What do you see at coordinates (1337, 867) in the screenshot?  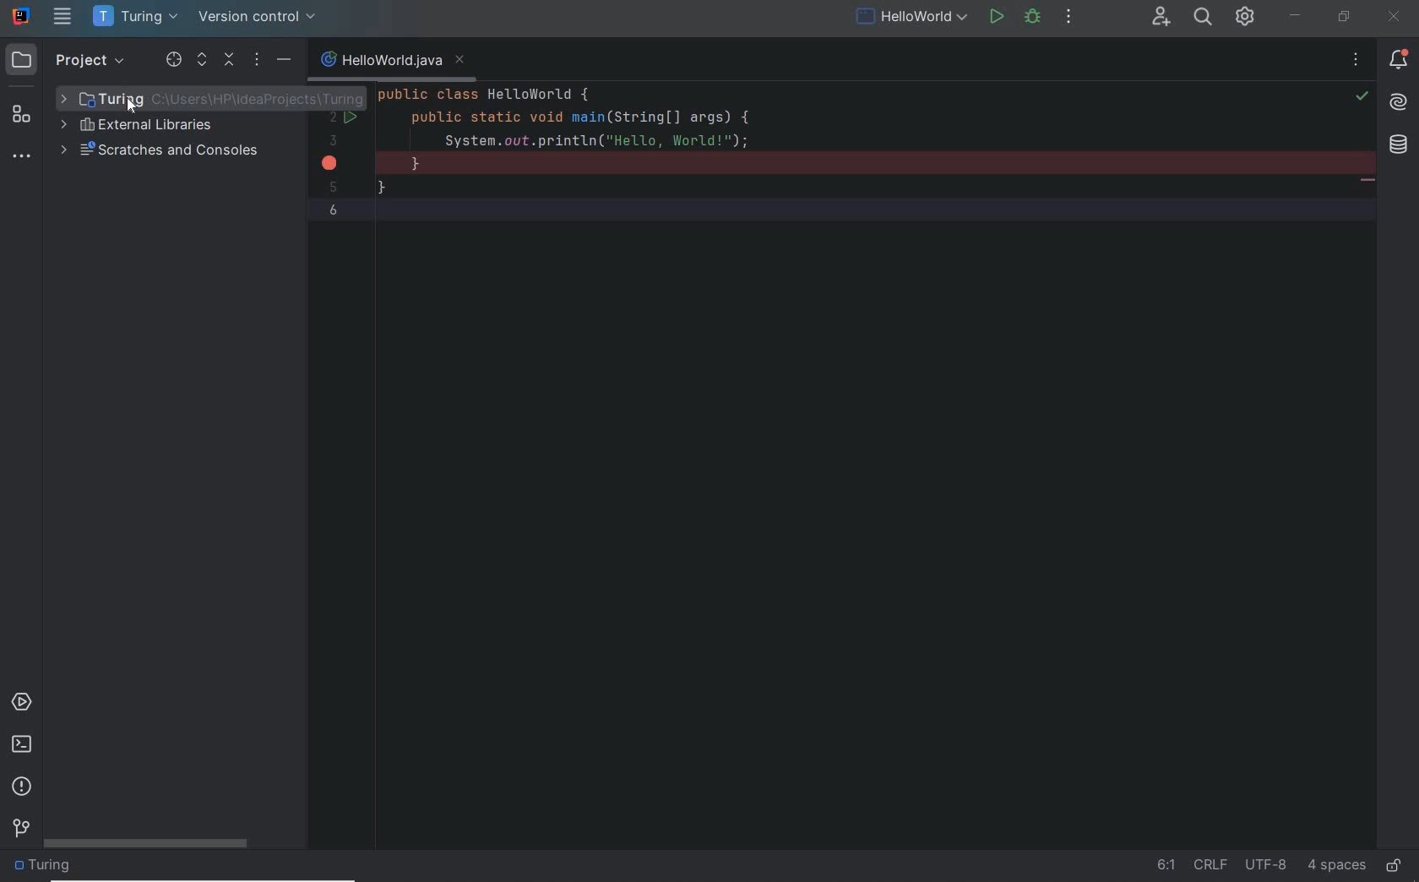 I see `Indent` at bounding box center [1337, 867].